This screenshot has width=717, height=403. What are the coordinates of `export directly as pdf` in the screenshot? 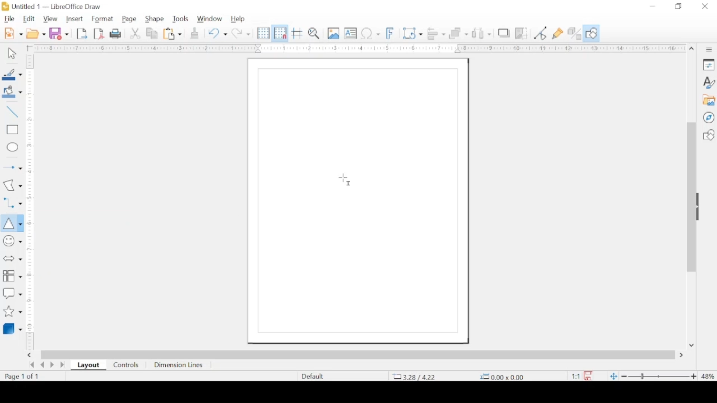 It's located at (99, 34).